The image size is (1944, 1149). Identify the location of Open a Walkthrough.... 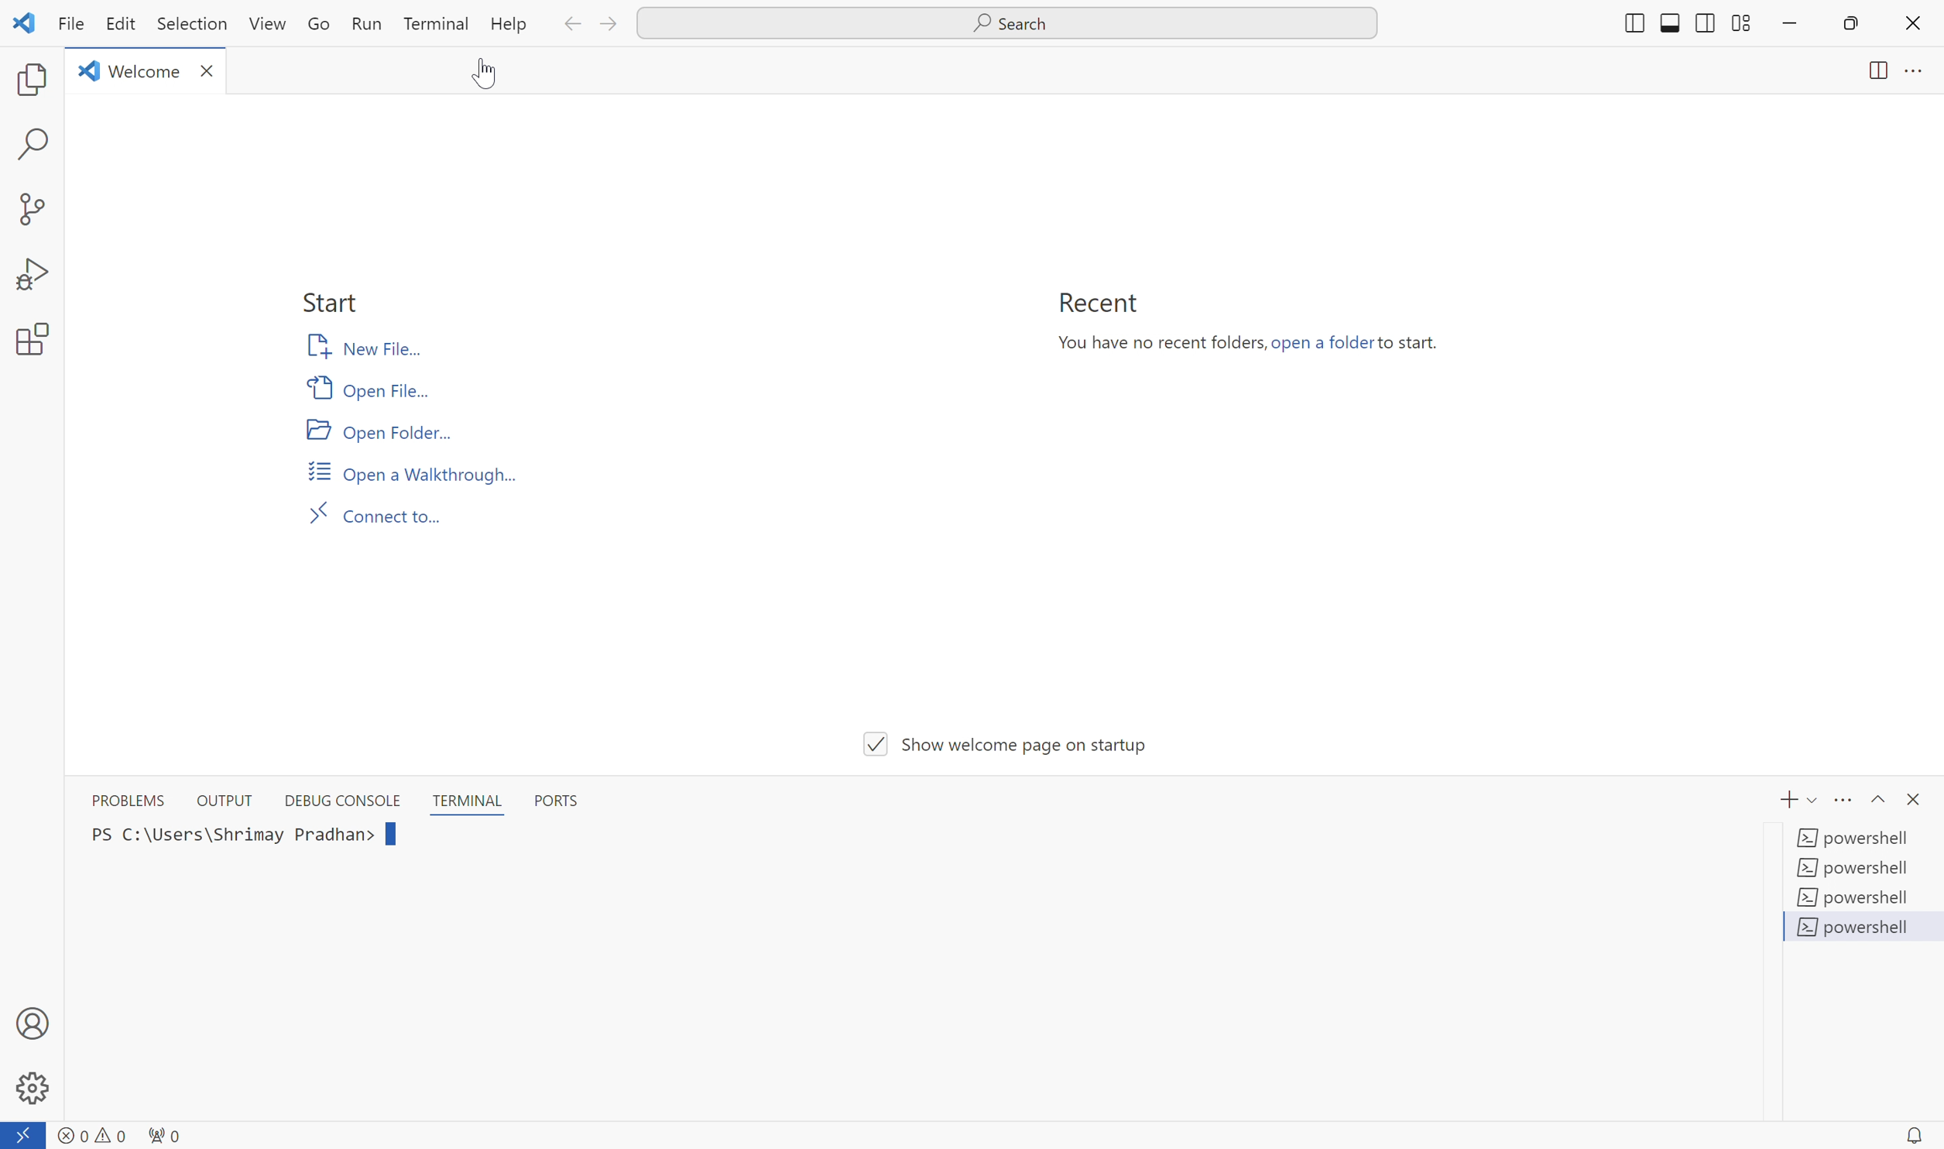
(409, 472).